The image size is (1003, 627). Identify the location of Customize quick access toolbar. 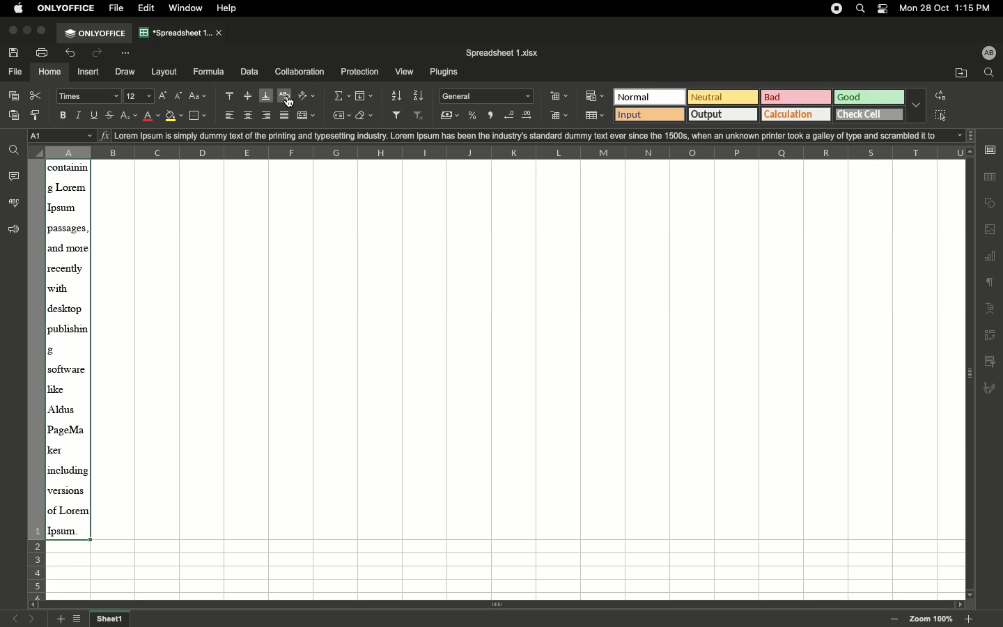
(130, 52).